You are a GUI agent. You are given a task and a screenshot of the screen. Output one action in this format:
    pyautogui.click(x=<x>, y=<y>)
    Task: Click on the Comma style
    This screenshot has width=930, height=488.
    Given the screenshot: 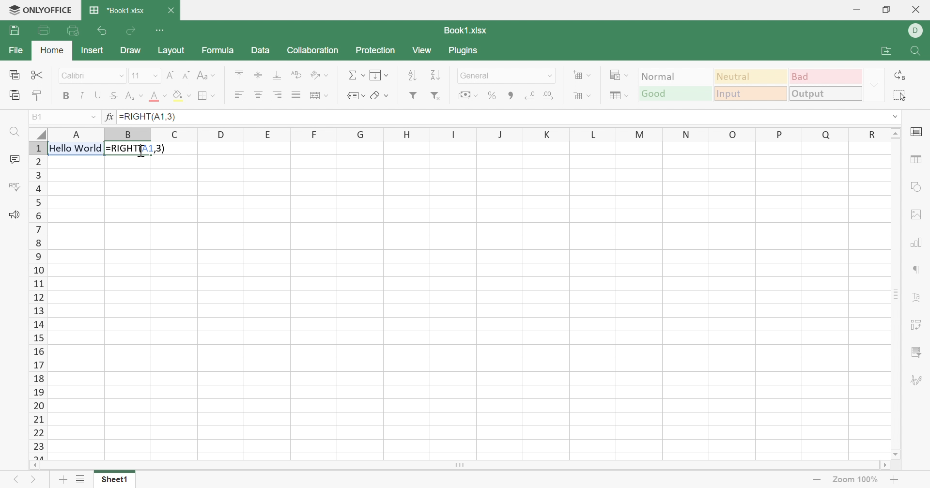 What is the action you would take?
    pyautogui.click(x=512, y=95)
    